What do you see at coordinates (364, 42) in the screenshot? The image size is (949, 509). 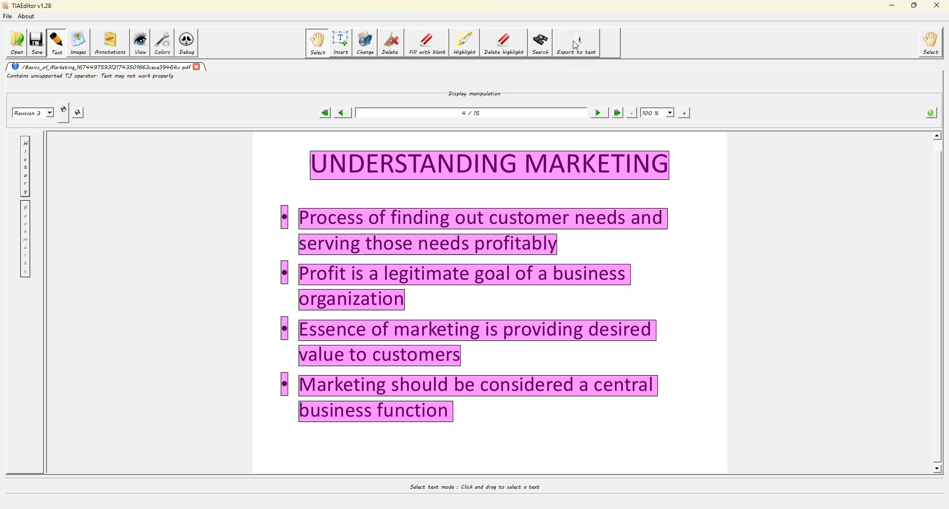 I see `change` at bounding box center [364, 42].